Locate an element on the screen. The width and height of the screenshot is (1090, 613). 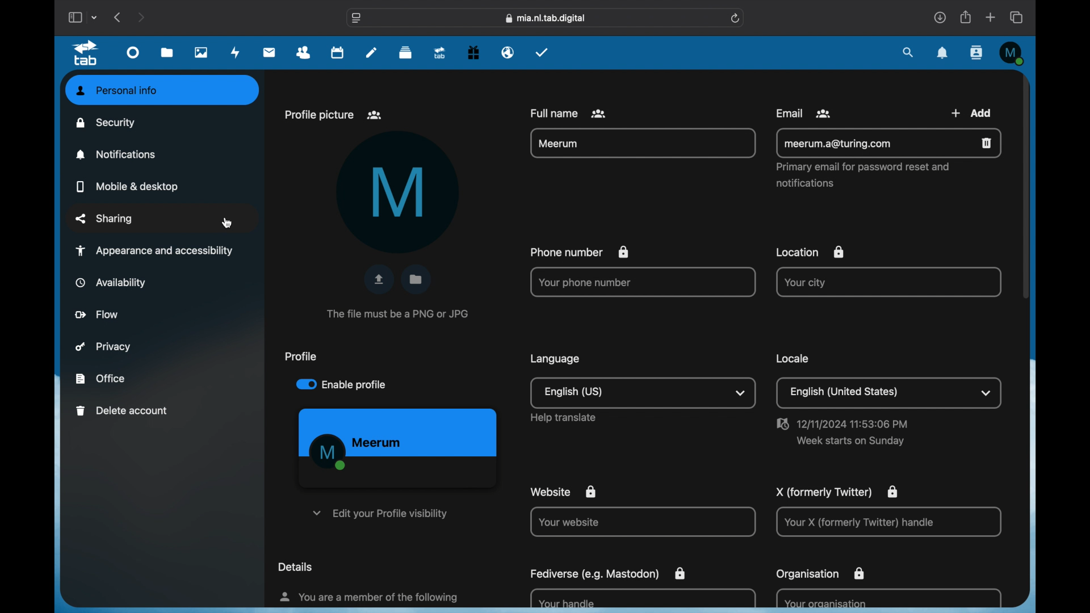
deck is located at coordinates (405, 53).